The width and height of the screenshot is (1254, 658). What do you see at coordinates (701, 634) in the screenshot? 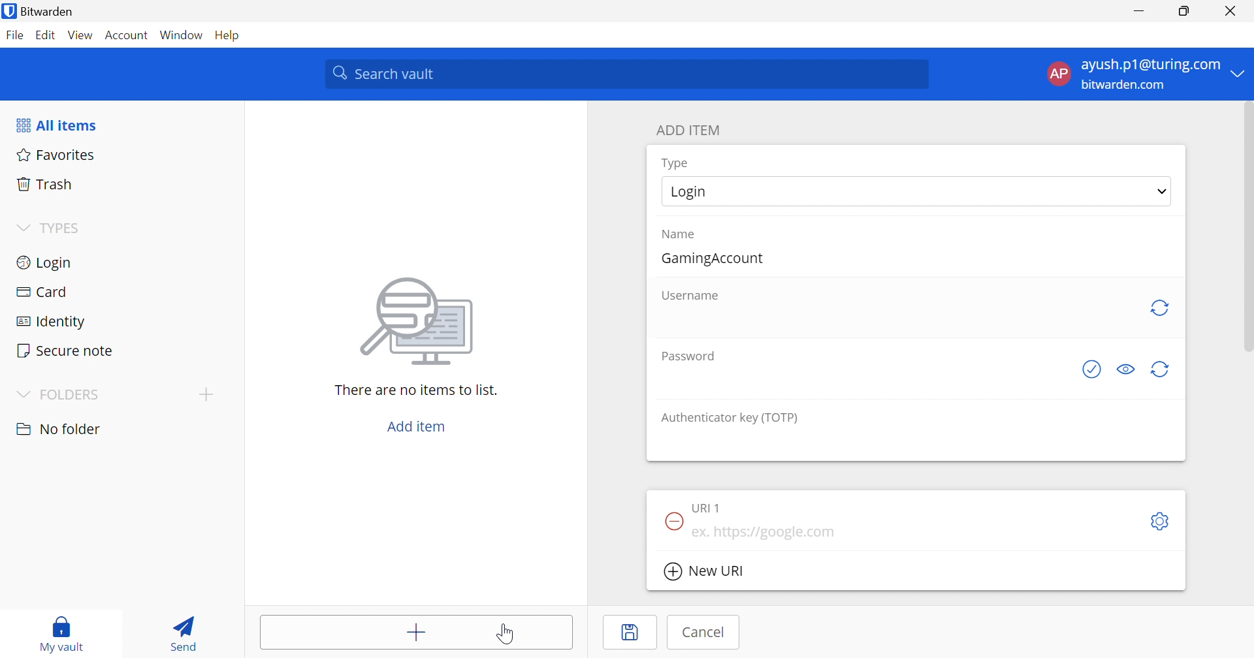
I see `Cancel` at bounding box center [701, 634].